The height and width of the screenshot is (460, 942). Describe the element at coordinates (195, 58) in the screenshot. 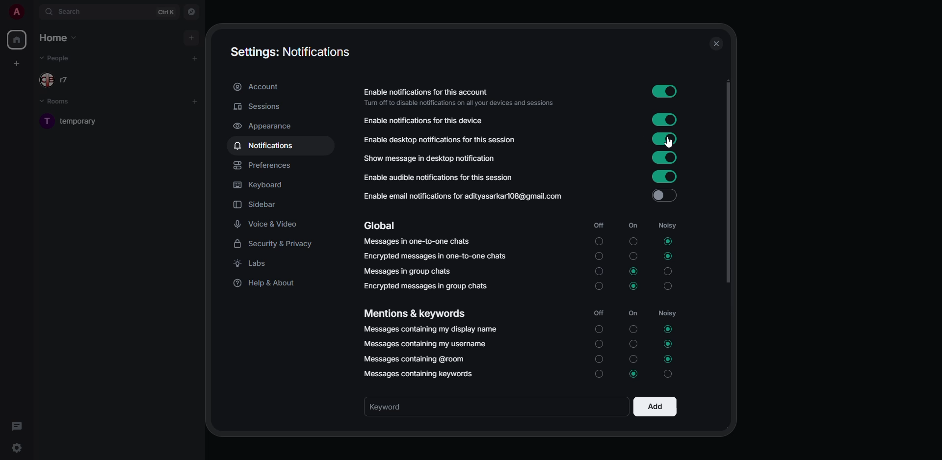

I see `add` at that location.